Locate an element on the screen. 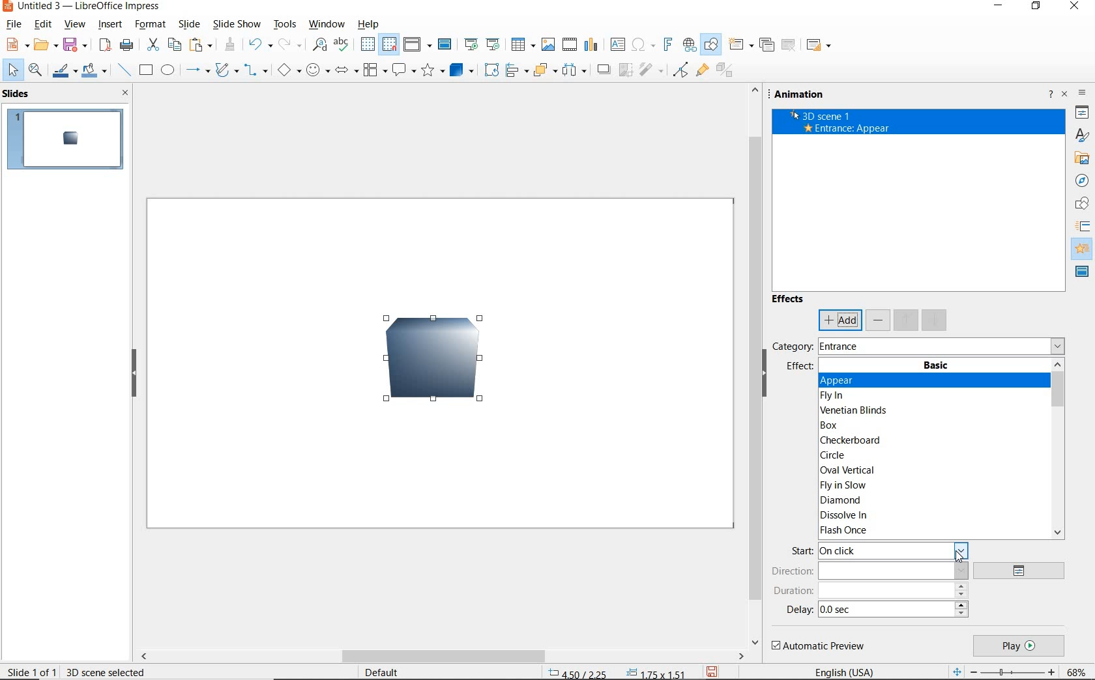 The width and height of the screenshot is (1095, 680). 0.0 sec is located at coordinates (834, 610).